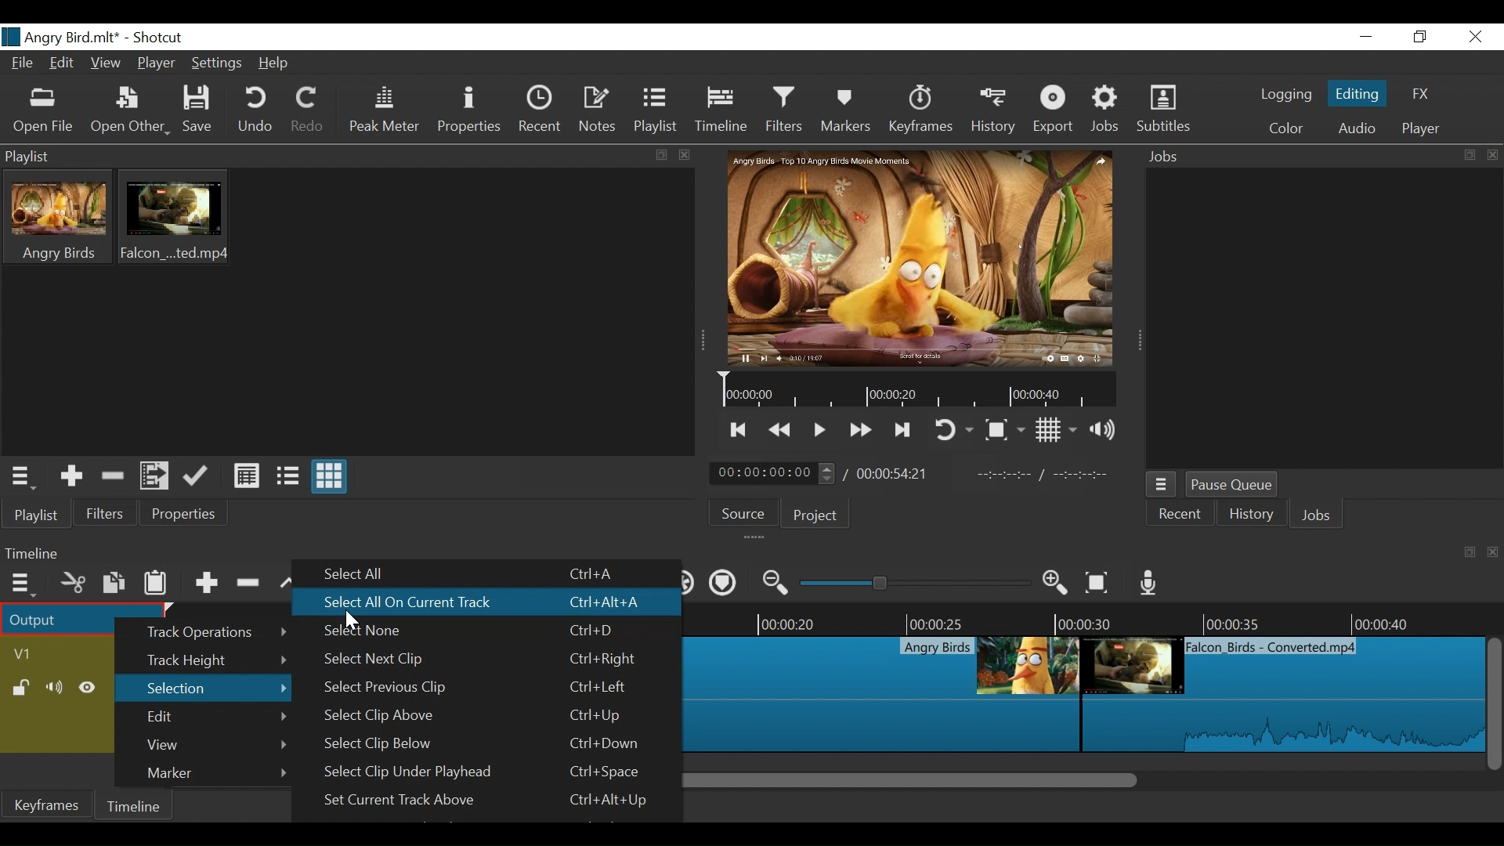  I want to click on Track Header, so click(29, 655).